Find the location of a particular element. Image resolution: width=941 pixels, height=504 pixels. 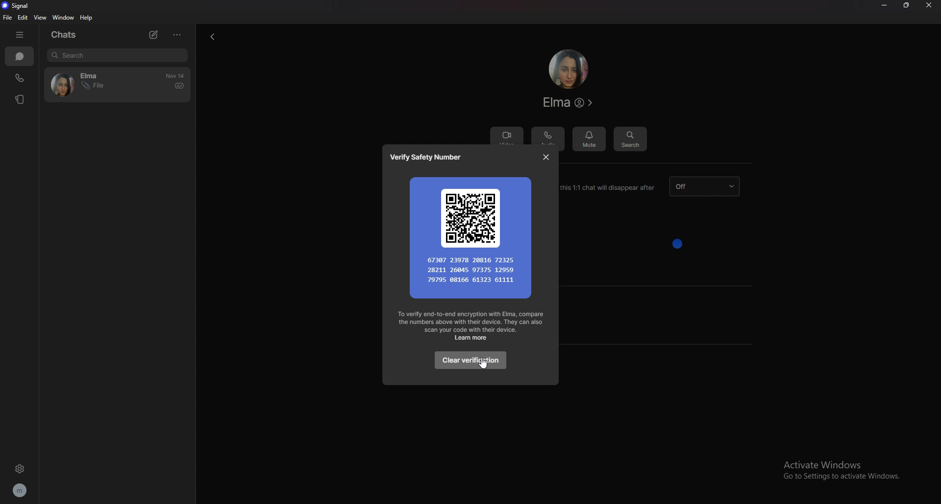

audio is located at coordinates (548, 137).